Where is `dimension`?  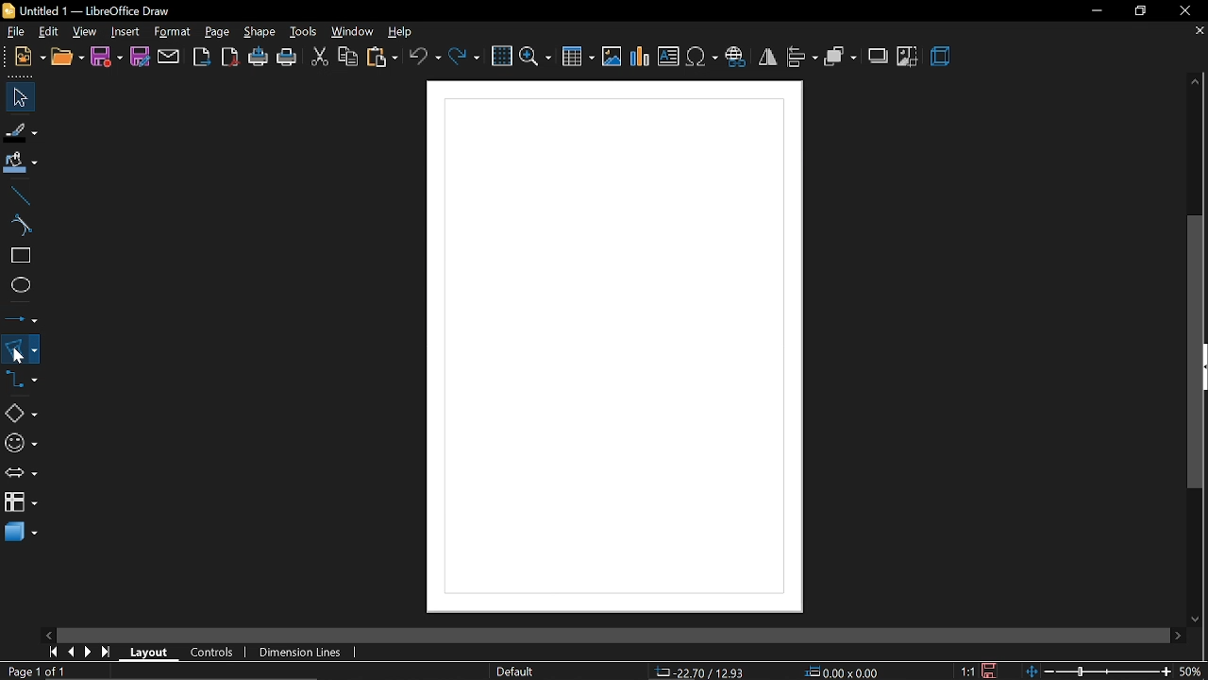 dimension is located at coordinates (302, 650).